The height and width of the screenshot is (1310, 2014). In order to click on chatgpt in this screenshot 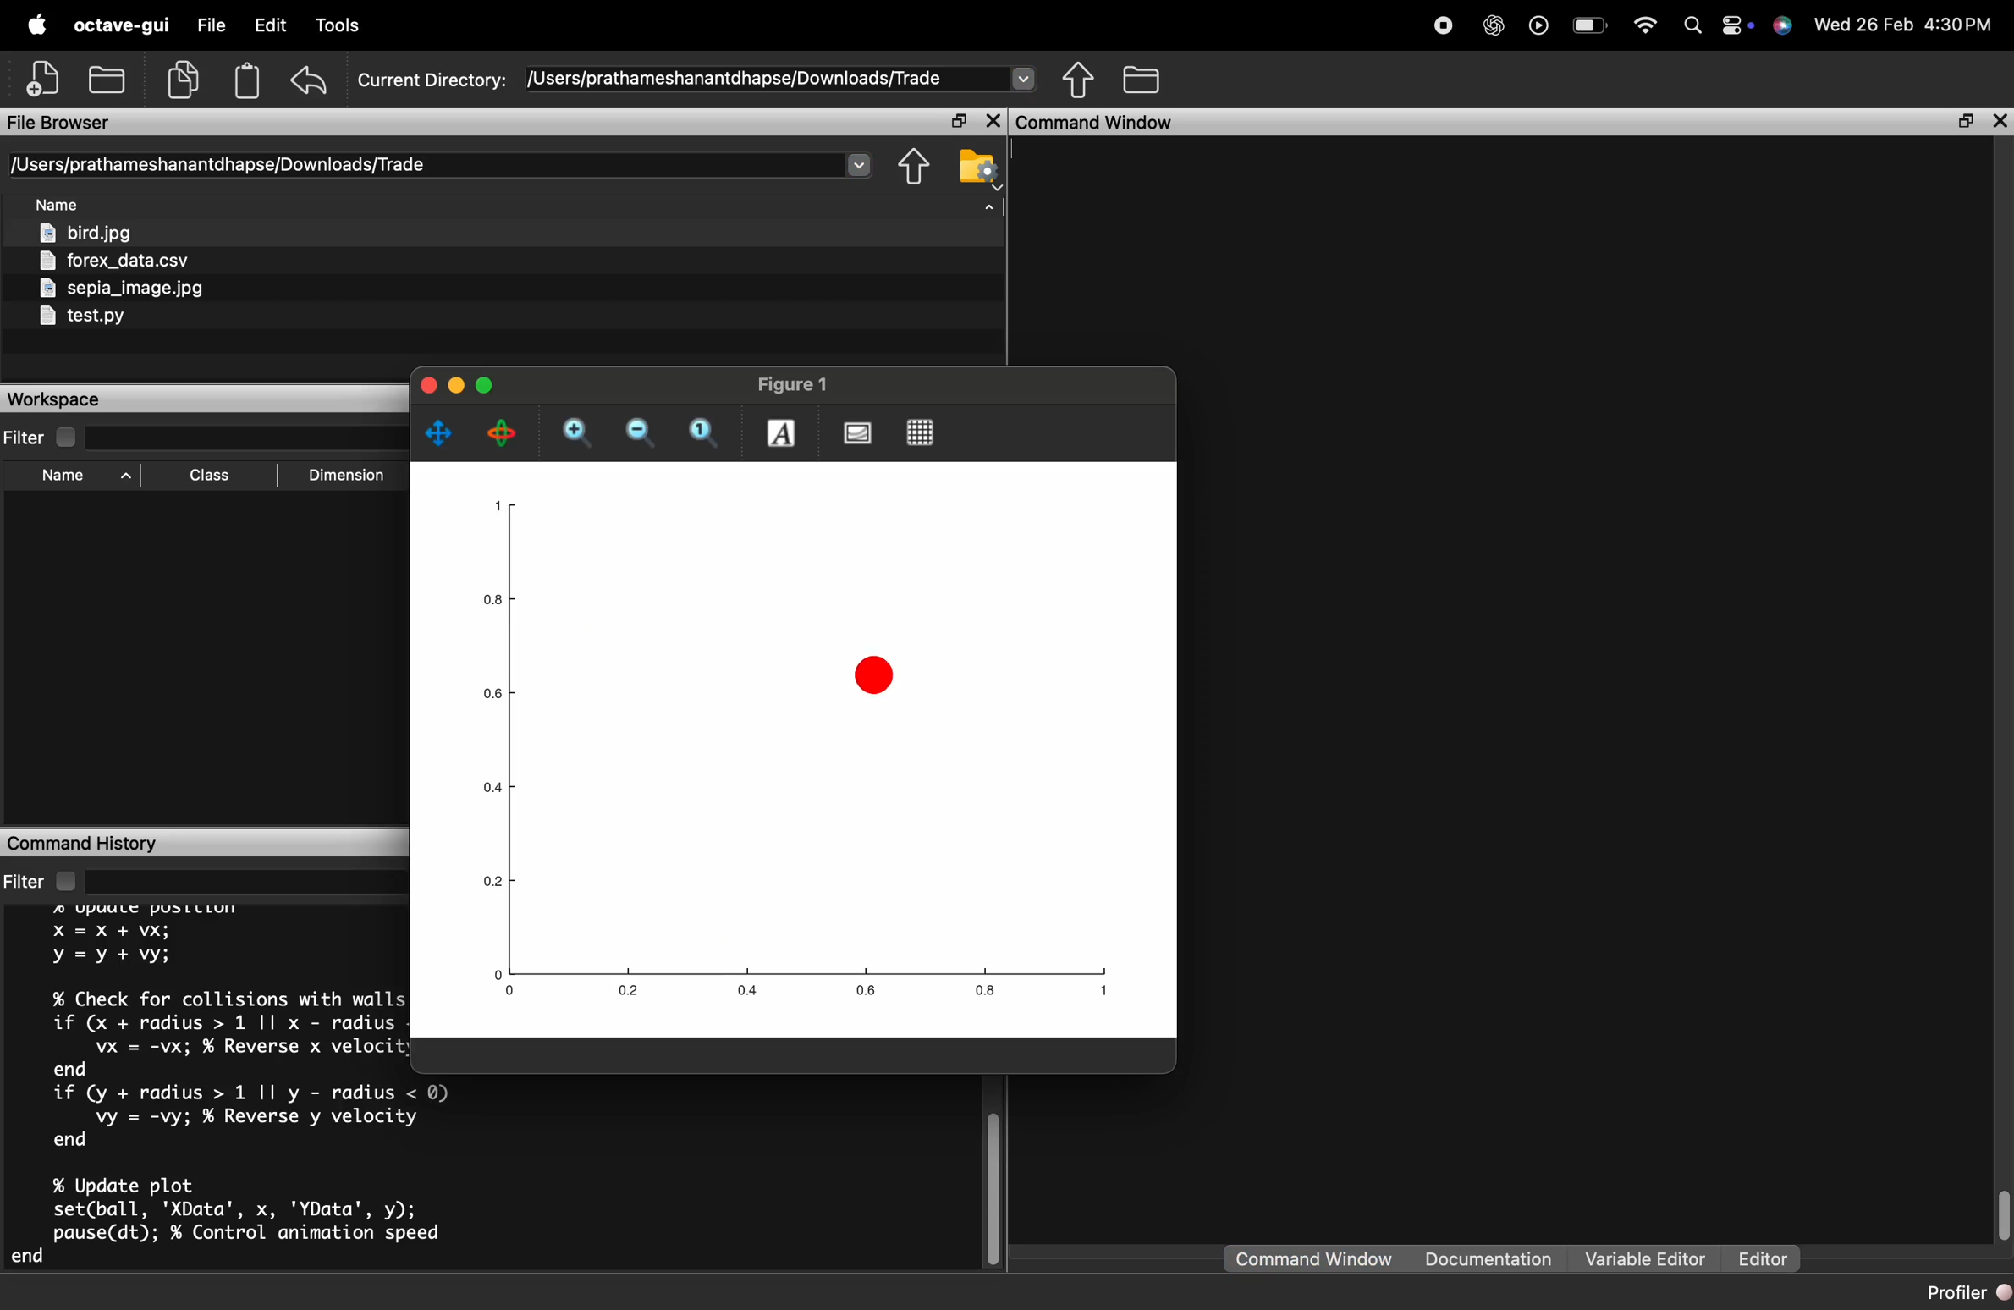, I will do `click(1494, 25)`.